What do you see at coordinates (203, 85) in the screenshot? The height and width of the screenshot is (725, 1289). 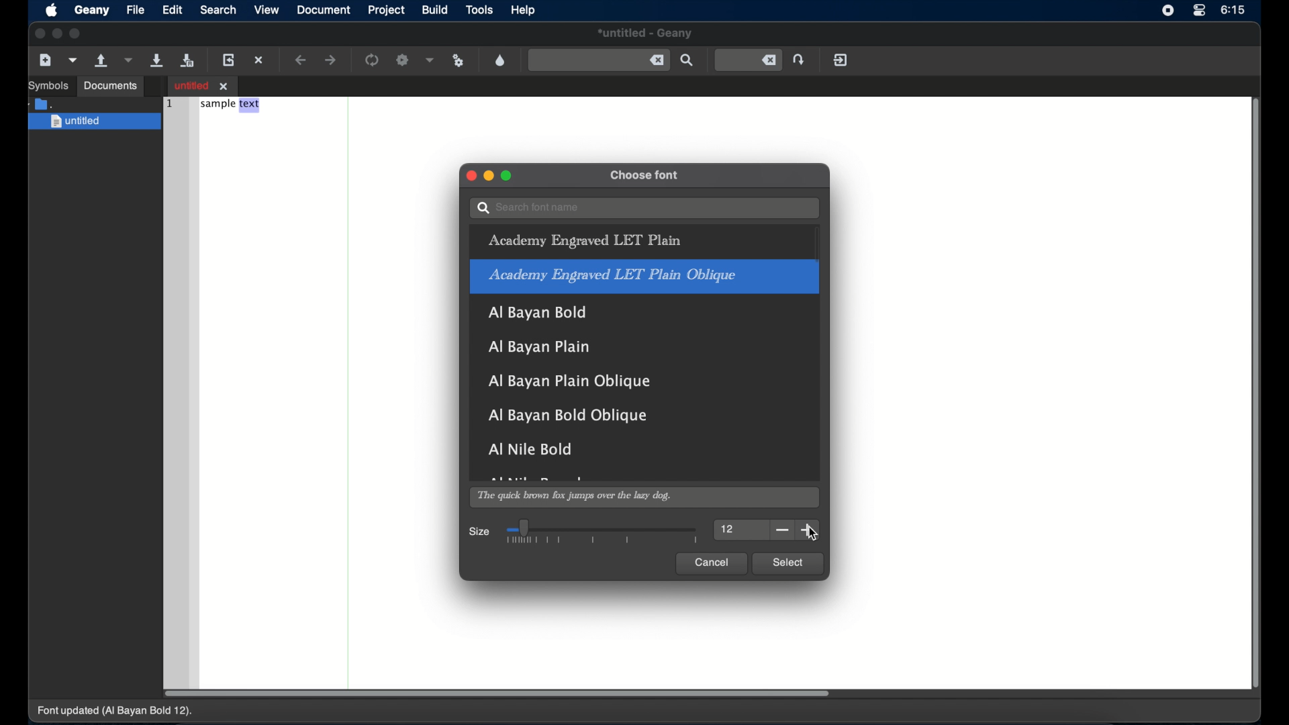 I see `untitled file` at bounding box center [203, 85].